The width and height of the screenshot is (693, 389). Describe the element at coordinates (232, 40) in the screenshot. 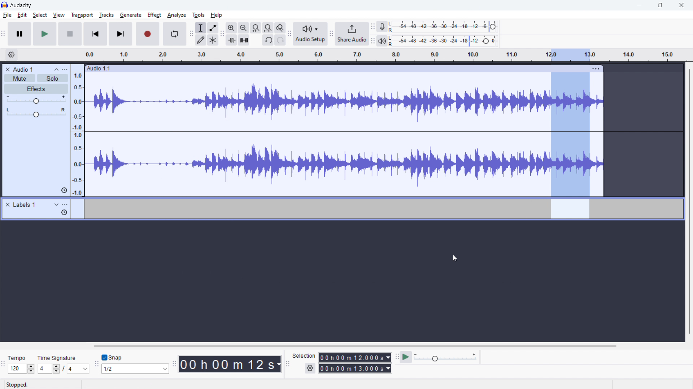

I see `trim audio outside selection` at that location.